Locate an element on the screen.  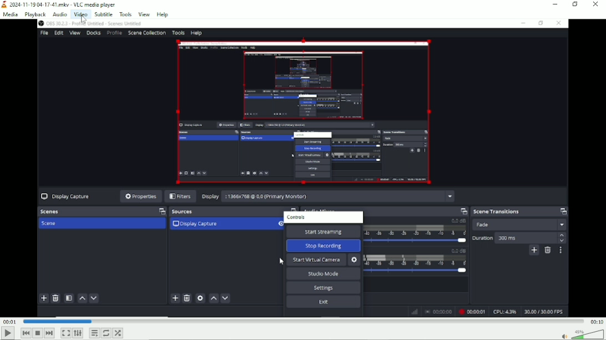
previous is located at coordinates (26, 333).